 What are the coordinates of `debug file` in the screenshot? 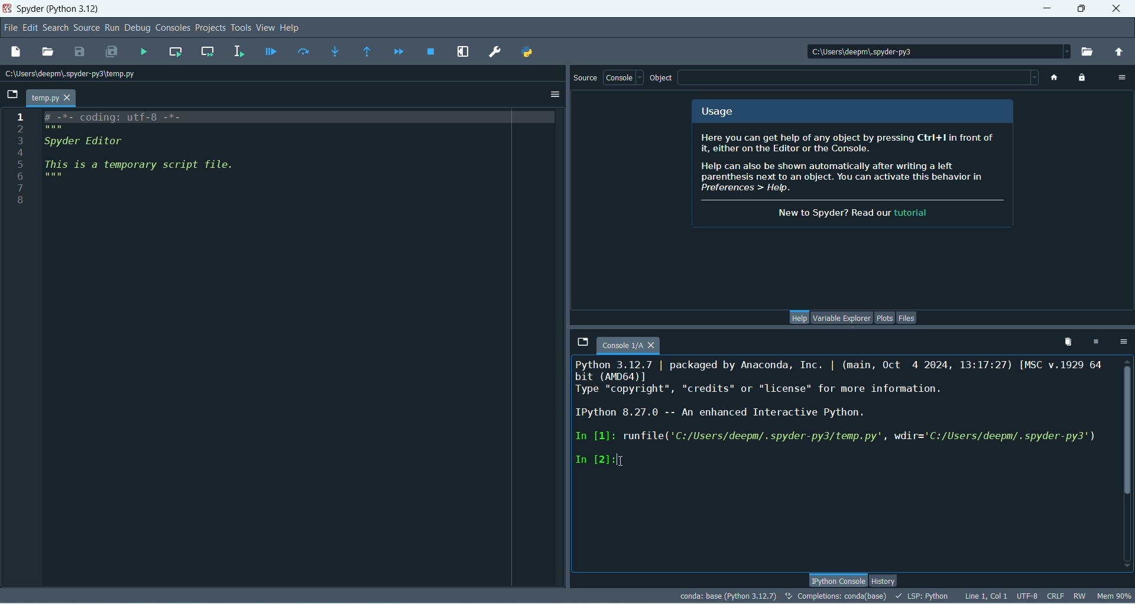 It's located at (271, 54).